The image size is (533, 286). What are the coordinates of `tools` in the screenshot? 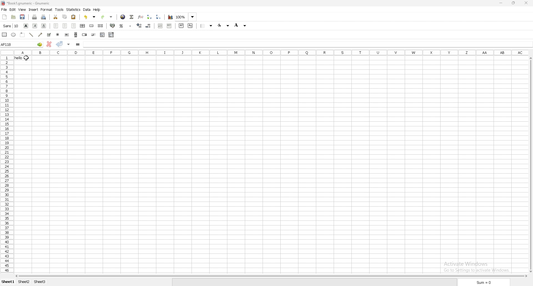 It's located at (59, 9).